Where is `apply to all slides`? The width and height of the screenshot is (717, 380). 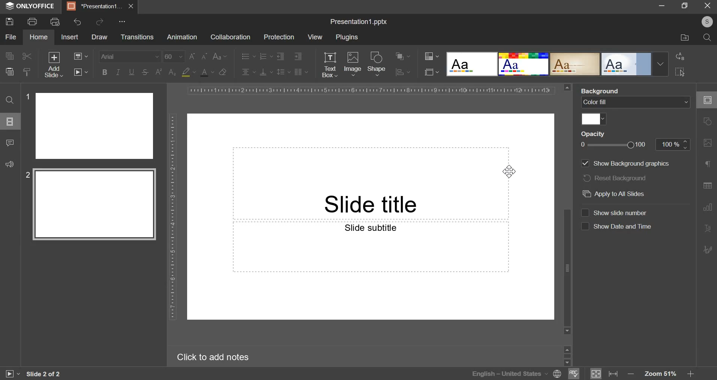 apply to all slides is located at coordinates (614, 194).